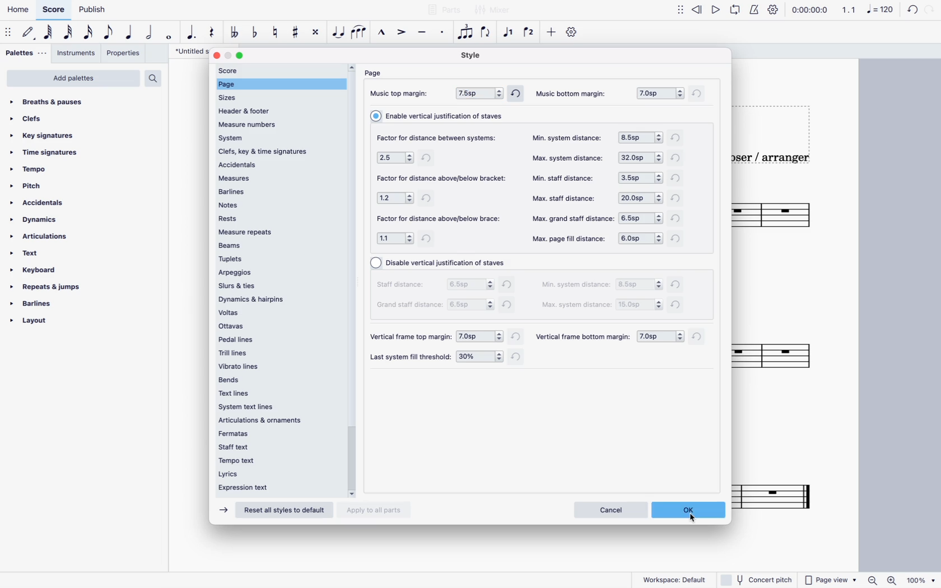 The image size is (941, 588). What do you see at coordinates (552, 35) in the screenshot?
I see `more` at bounding box center [552, 35].